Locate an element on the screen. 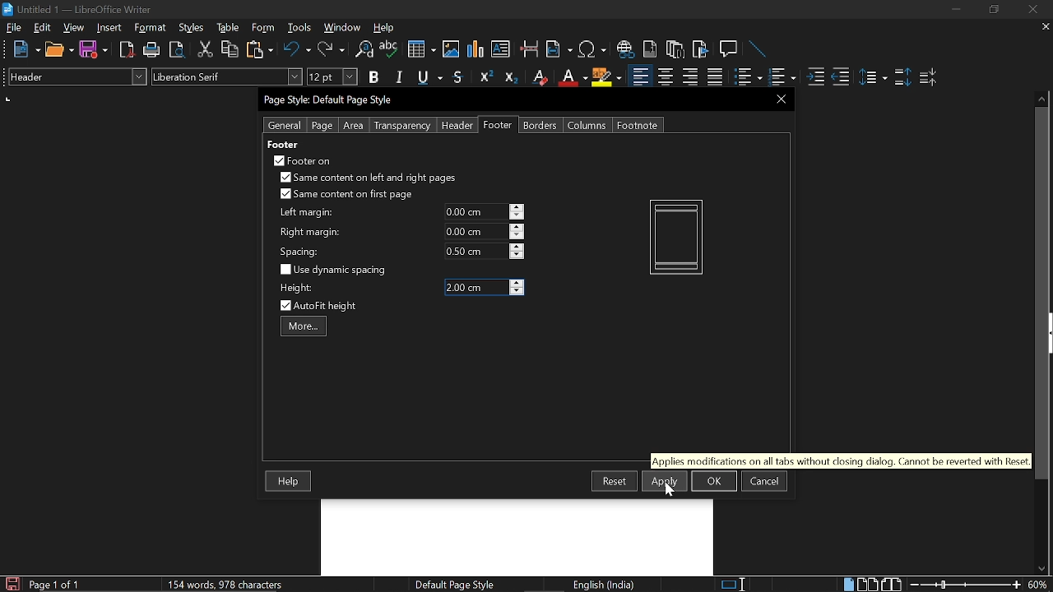 This screenshot has width=1053, height=592. Decrease indent is located at coordinates (841, 76).